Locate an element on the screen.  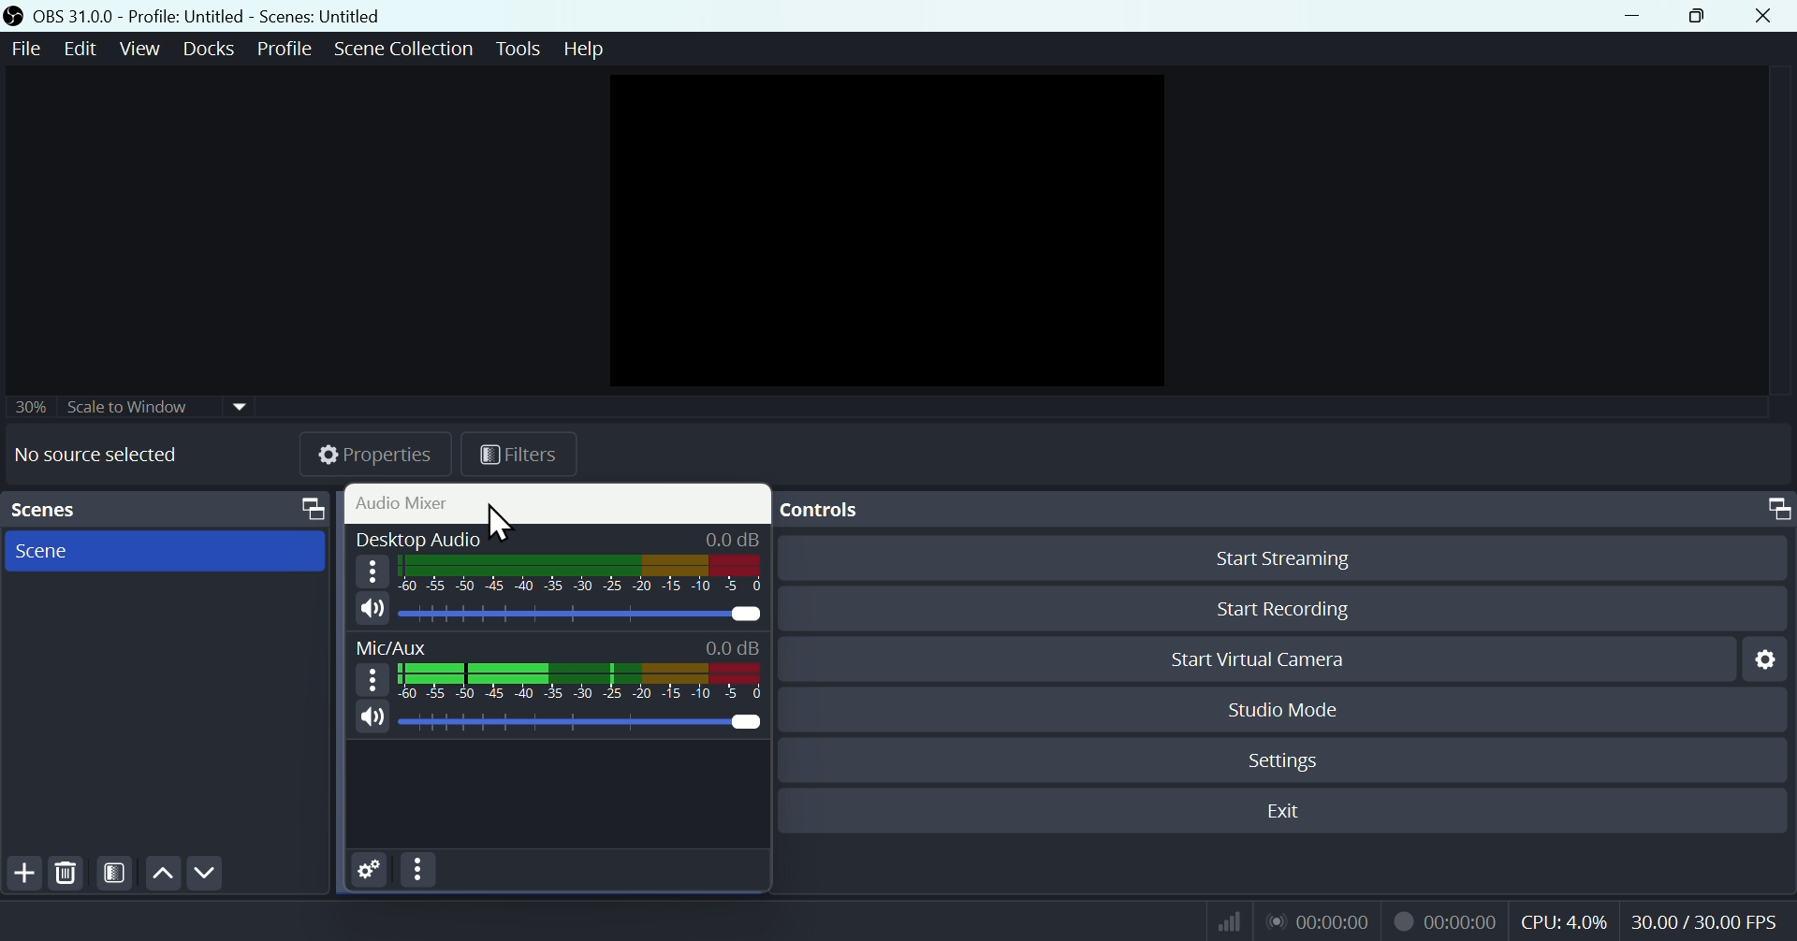
scene is located at coordinates (167, 551).